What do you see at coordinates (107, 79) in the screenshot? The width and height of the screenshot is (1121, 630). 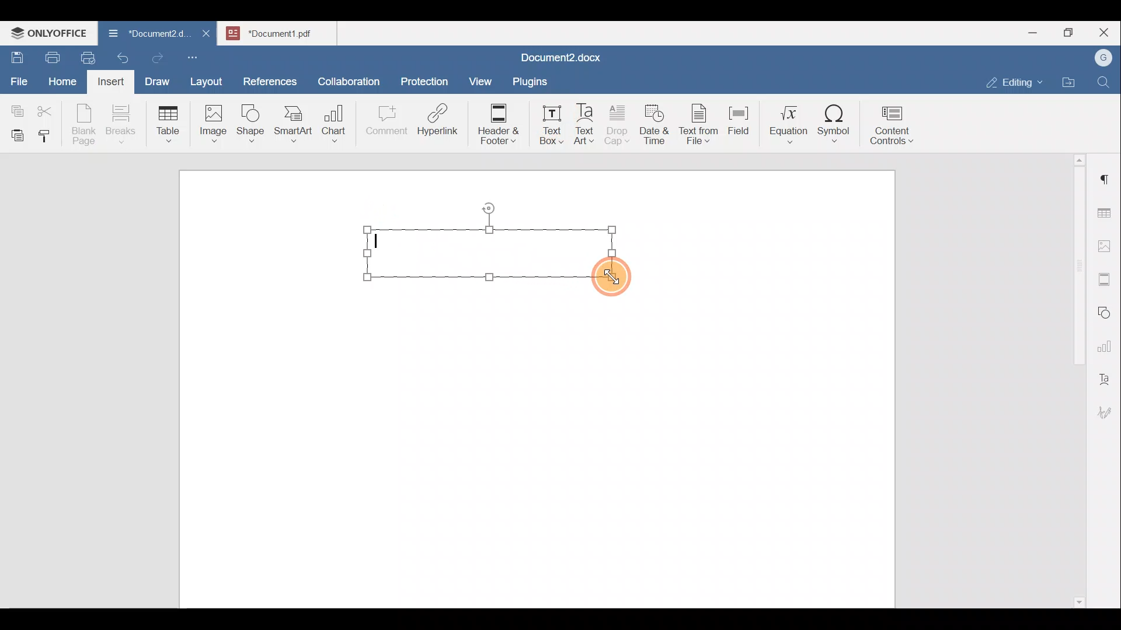 I see `Insert` at bounding box center [107, 79].